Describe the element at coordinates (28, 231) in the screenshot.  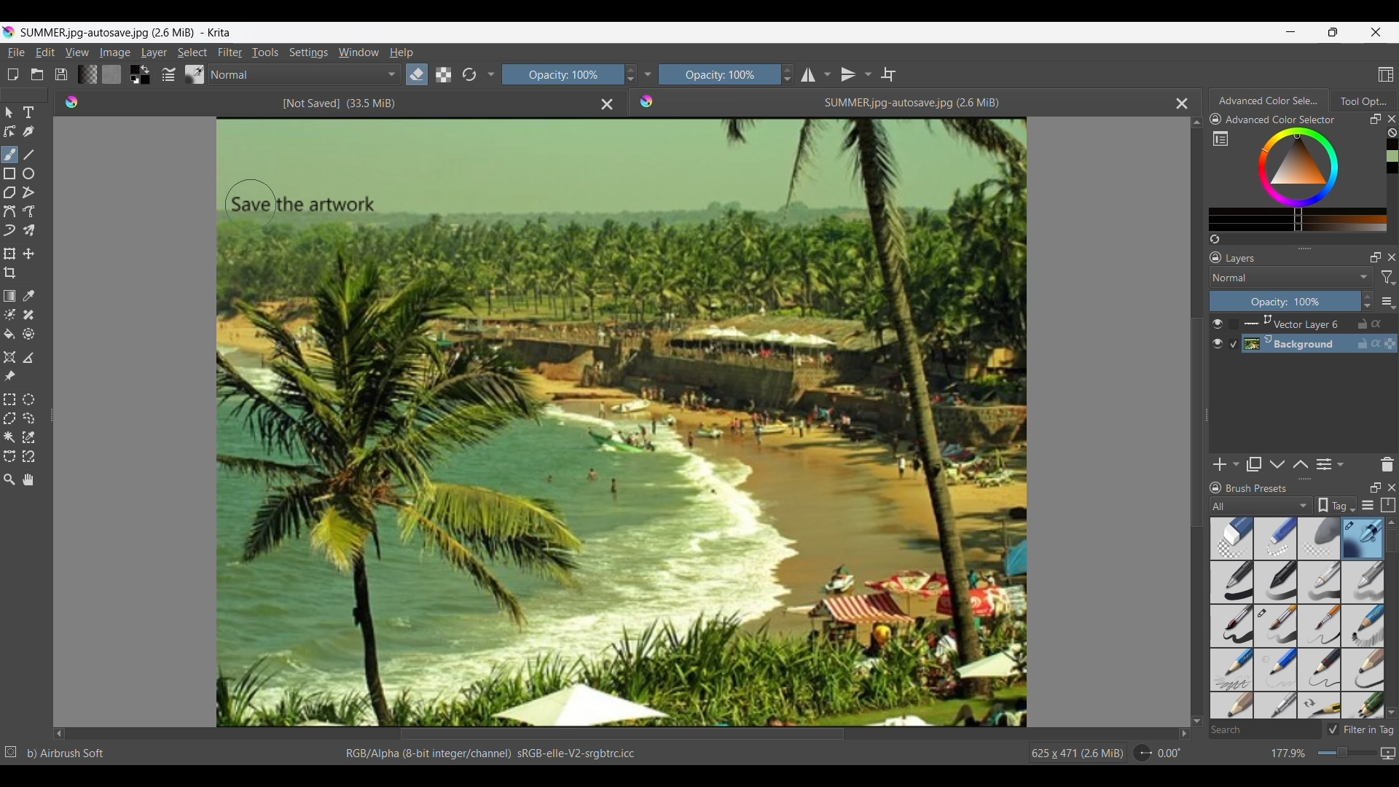
I see `Multibrush tool` at that location.